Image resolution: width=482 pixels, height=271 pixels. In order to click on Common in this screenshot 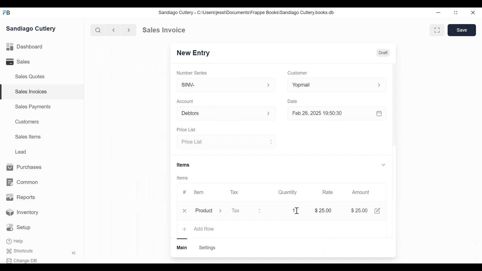, I will do `click(23, 182)`.